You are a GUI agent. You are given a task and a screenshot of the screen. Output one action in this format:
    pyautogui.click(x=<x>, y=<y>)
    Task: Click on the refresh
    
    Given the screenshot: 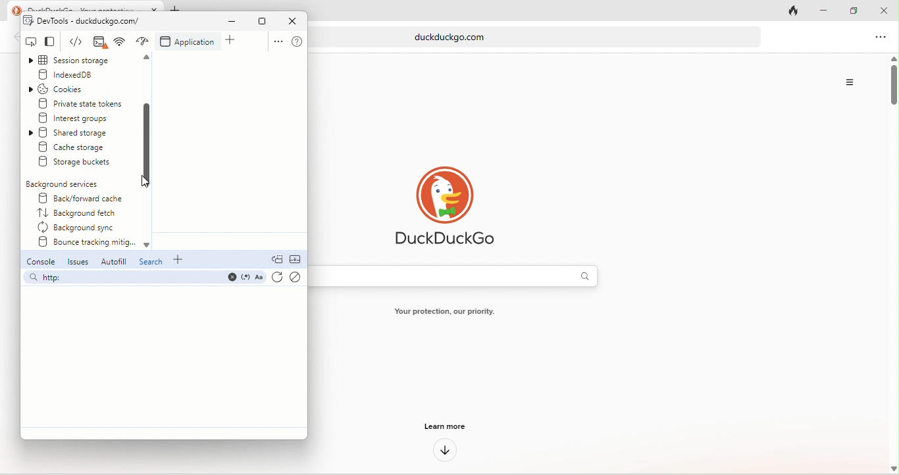 What is the action you would take?
    pyautogui.click(x=277, y=279)
    